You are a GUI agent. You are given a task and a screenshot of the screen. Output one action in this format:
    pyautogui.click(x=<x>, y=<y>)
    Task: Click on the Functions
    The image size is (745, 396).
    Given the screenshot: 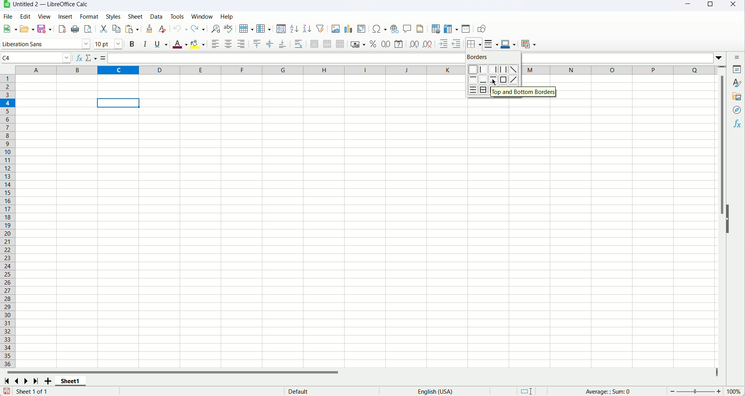 What is the action you would take?
    pyautogui.click(x=738, y=123)
    